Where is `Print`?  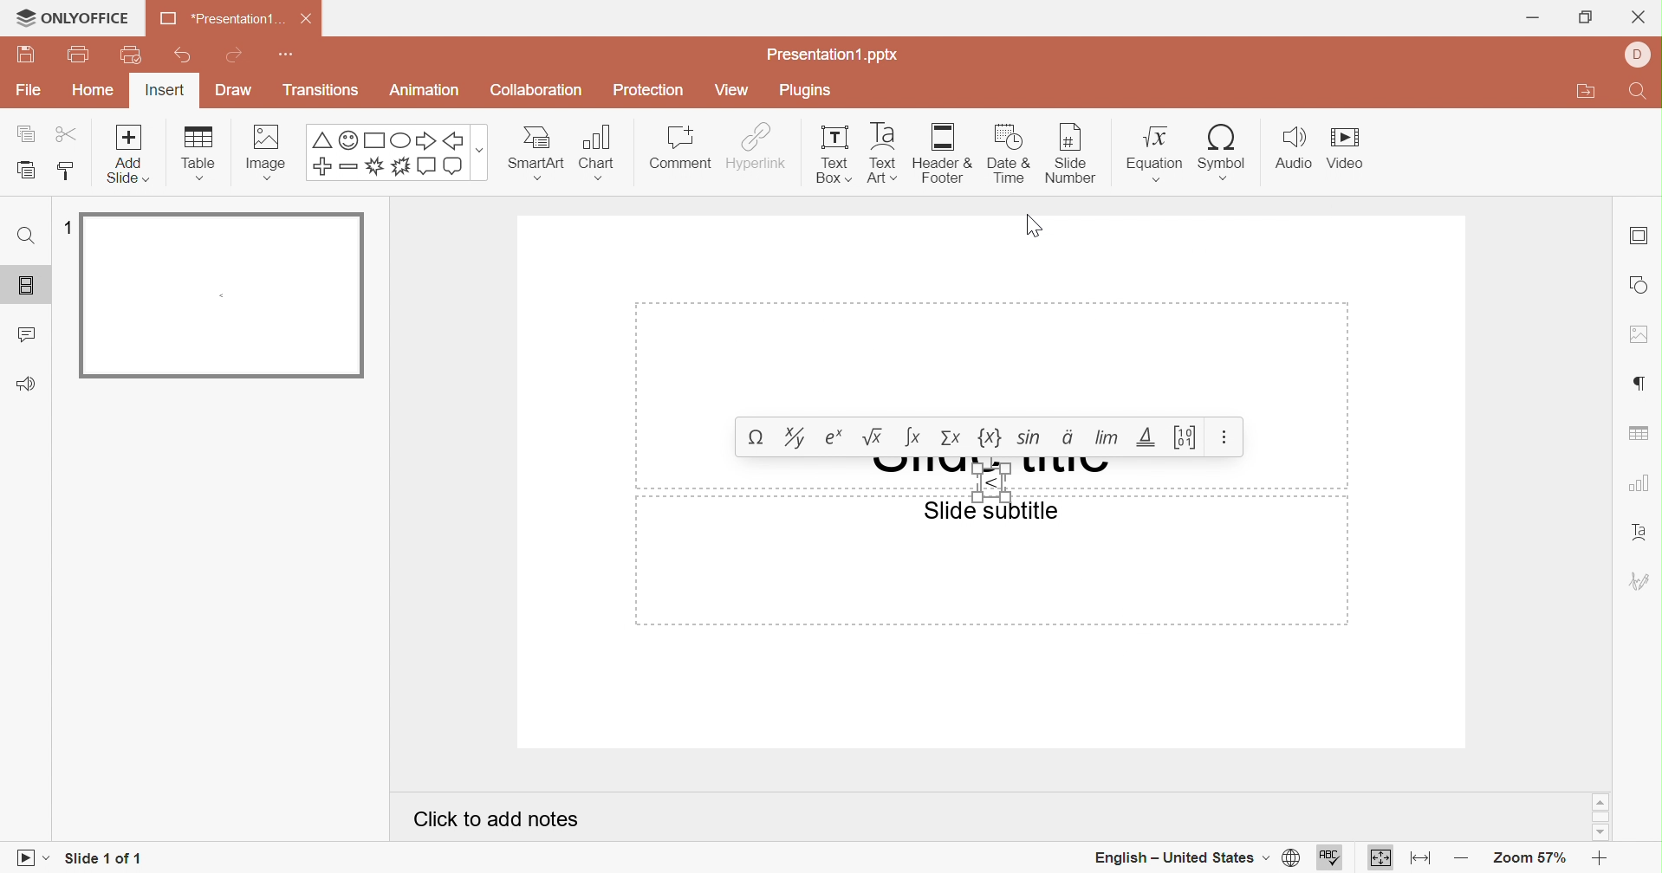 Print is located at coordinates (81, 57).